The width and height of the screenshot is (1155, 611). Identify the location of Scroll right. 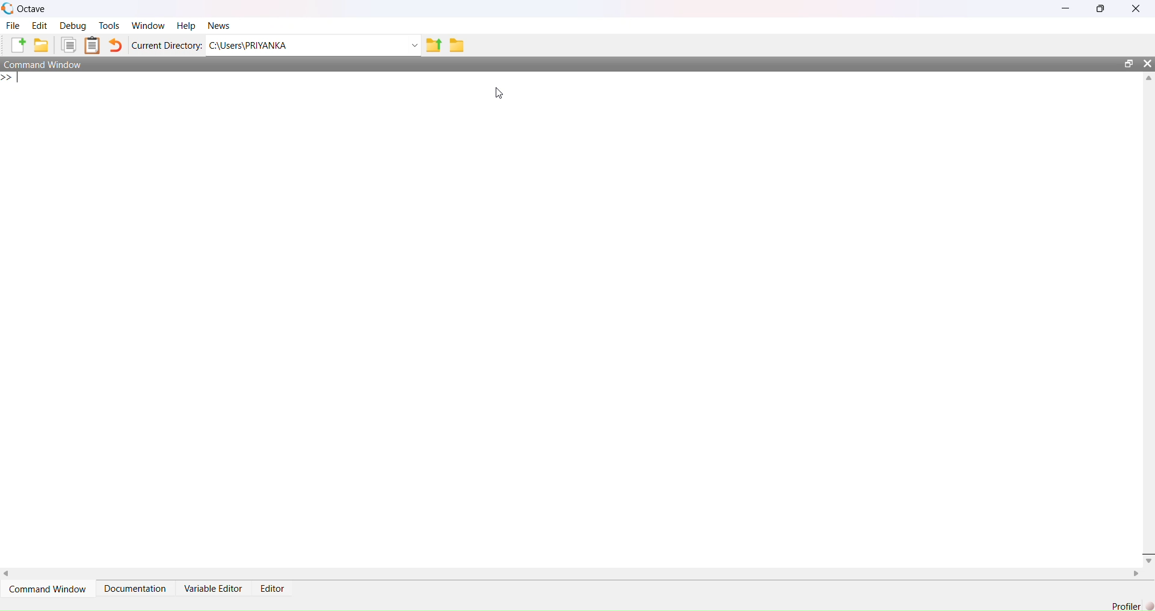
(7, 574).